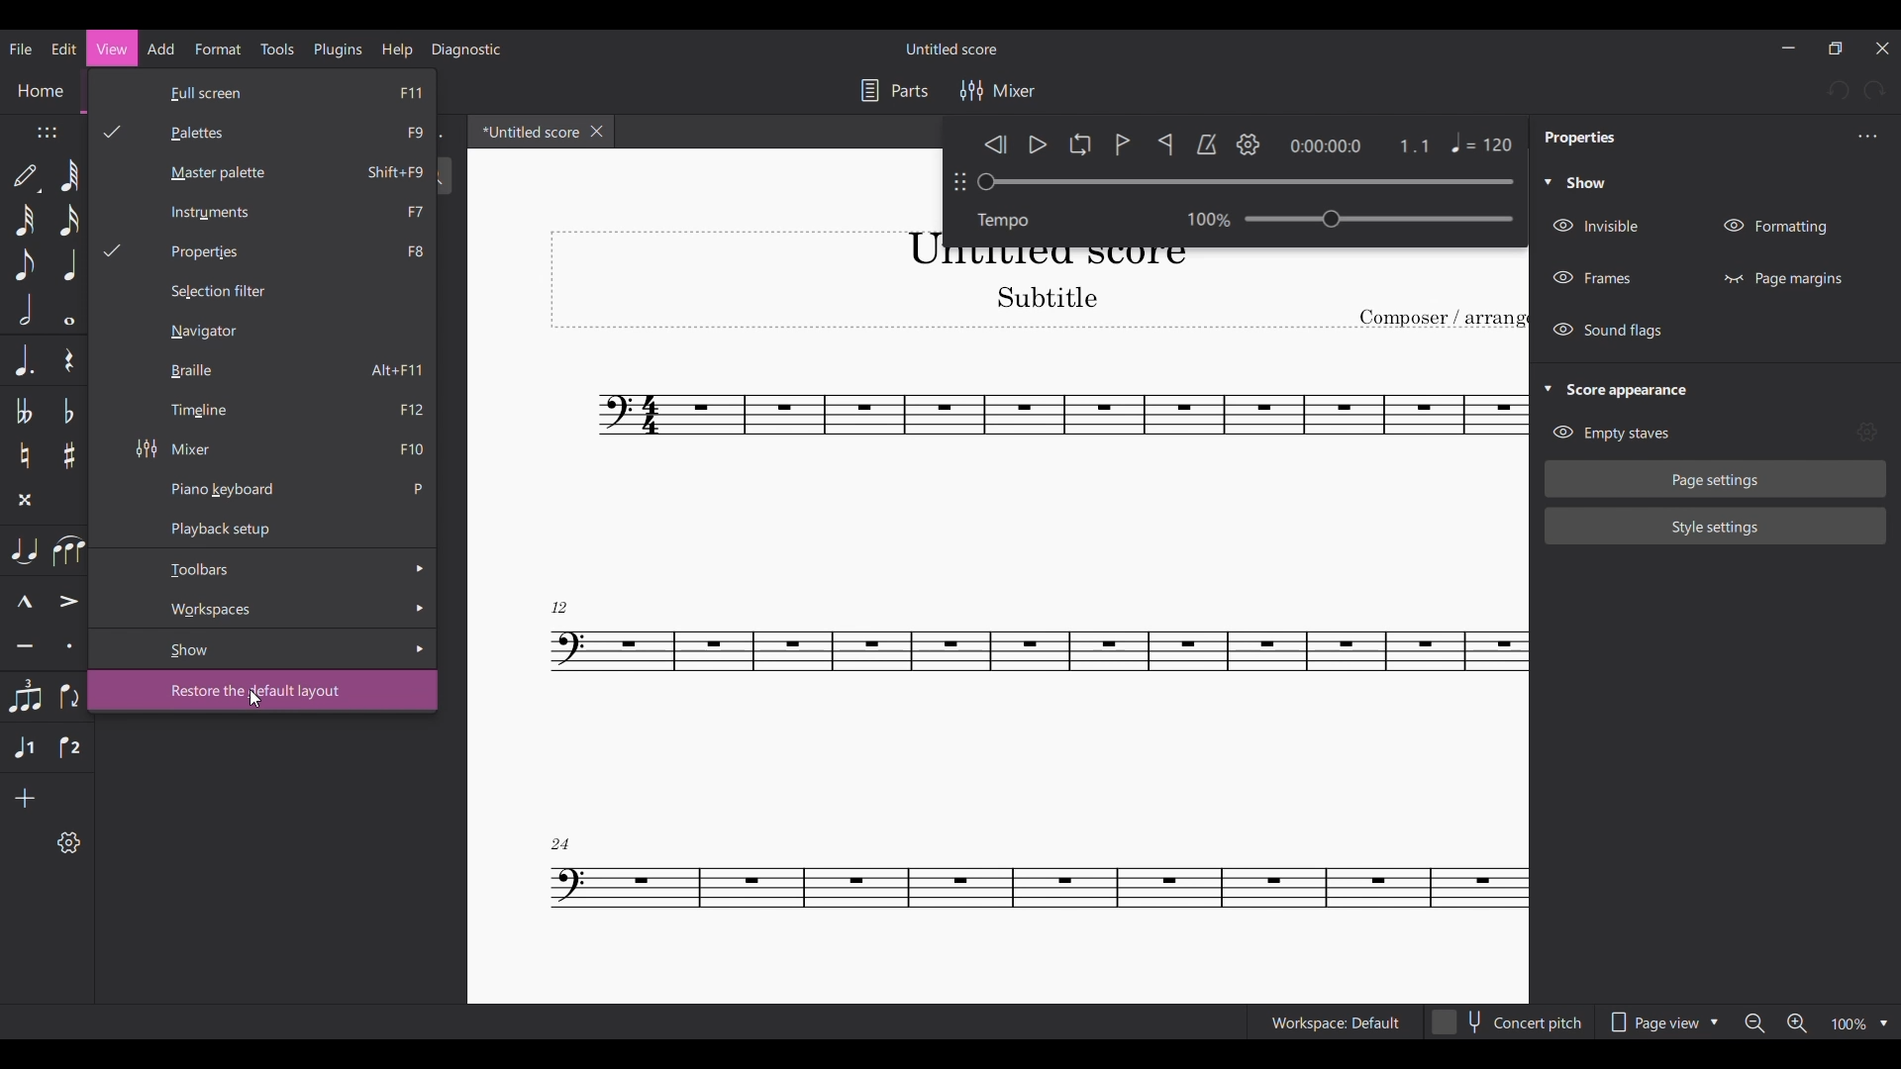  I want to click on Home, so click(41, 94).